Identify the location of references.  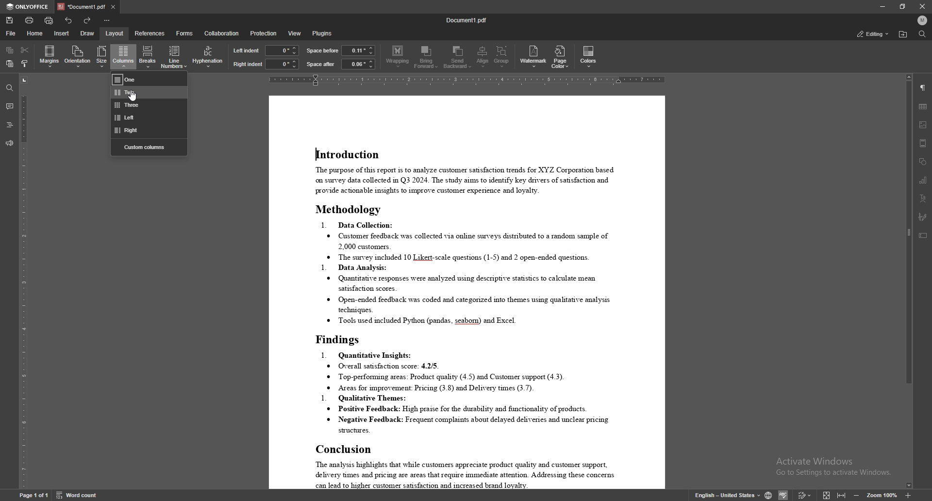
(150, 33).